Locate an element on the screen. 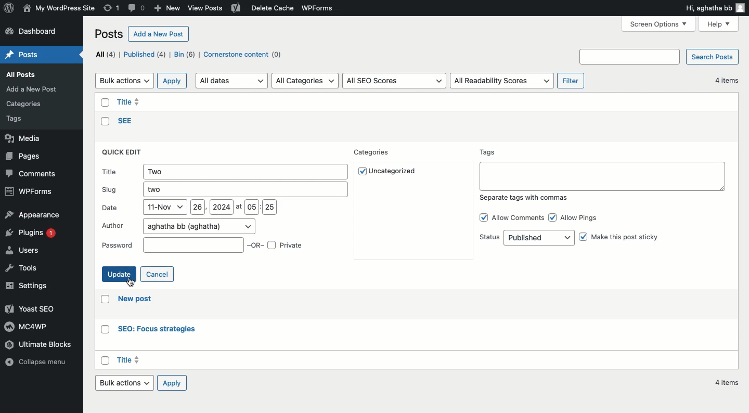 Image resolution: width=749 pixels, height=413 pixels. Comments is located at coordinates (33, 174).